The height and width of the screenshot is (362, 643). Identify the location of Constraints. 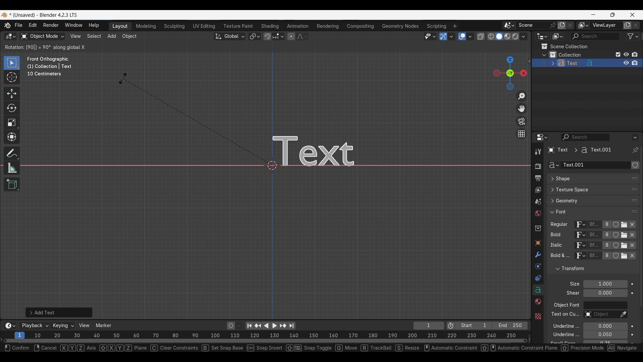
(538, 279).